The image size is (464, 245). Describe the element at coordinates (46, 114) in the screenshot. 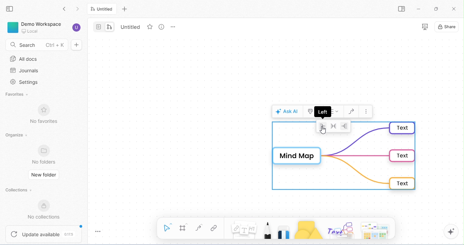

I see `no favorites` at that location.